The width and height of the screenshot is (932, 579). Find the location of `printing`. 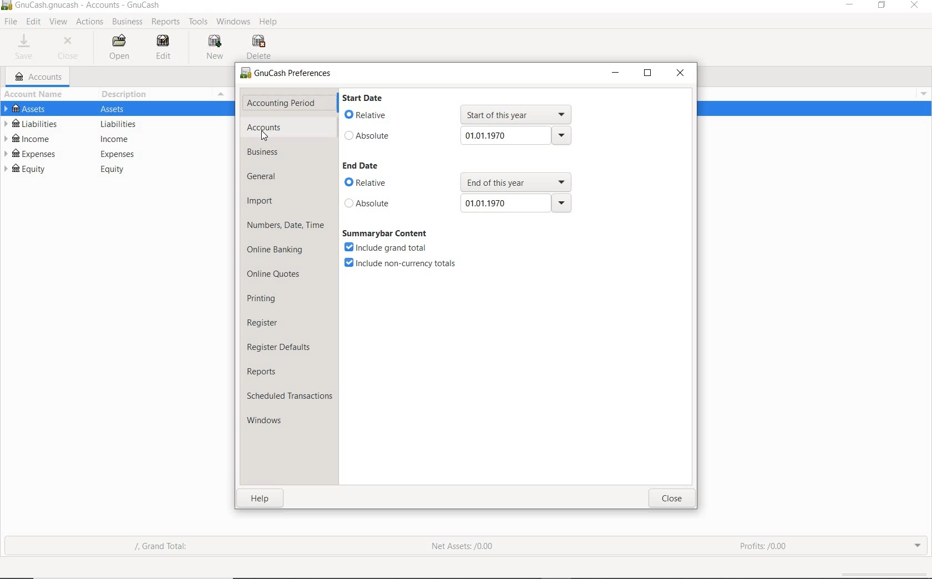

printing is located at coordinates (263, 298).